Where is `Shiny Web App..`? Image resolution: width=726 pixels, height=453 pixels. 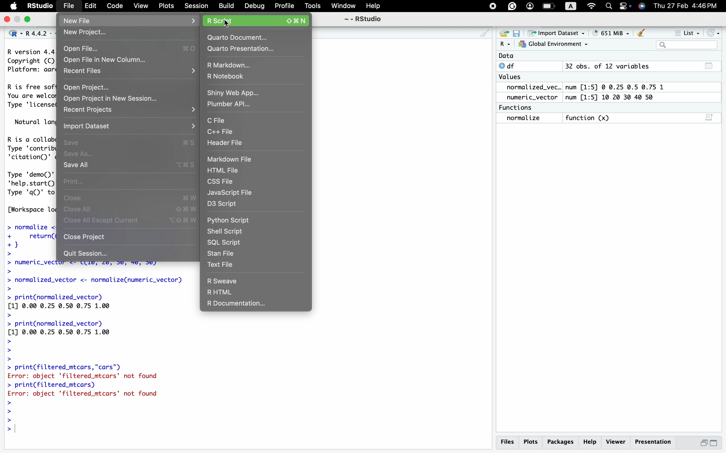
Shiny Web App.. is located at coordinates (231, 92).